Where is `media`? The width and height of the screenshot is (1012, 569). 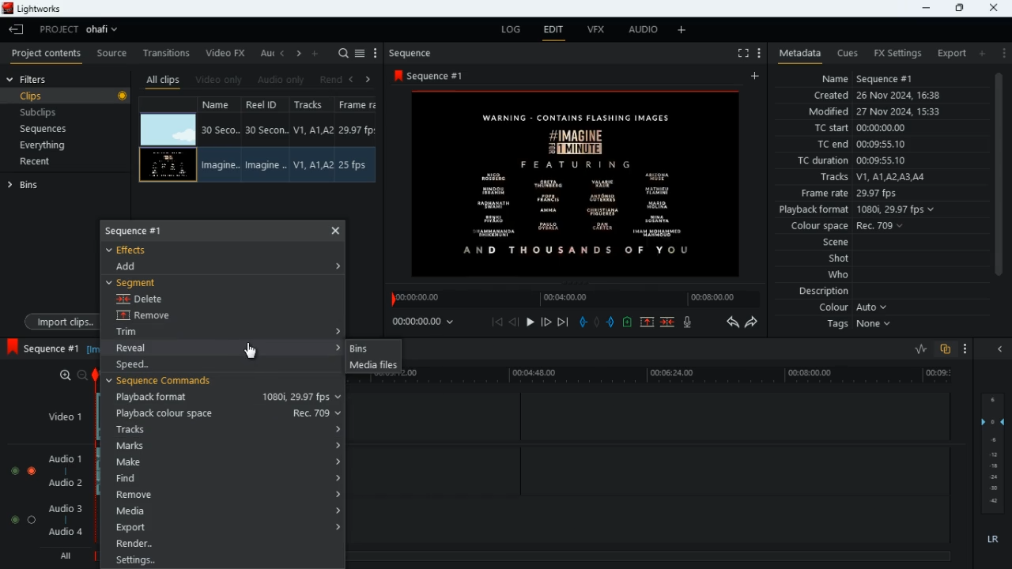 media is located at coordinates (225, 512).